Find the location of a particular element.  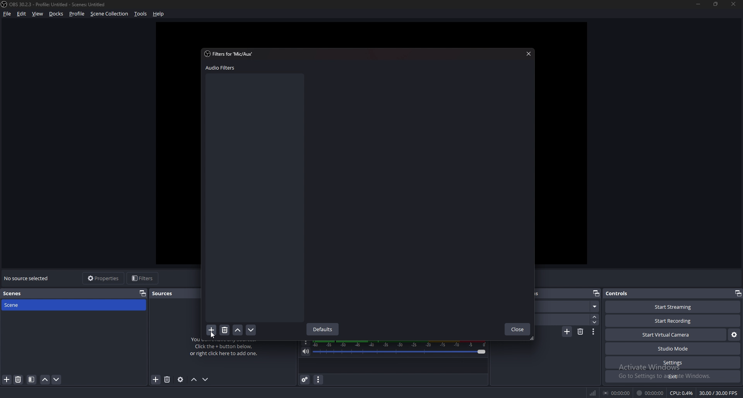

close is located at coordinates (735, 4).